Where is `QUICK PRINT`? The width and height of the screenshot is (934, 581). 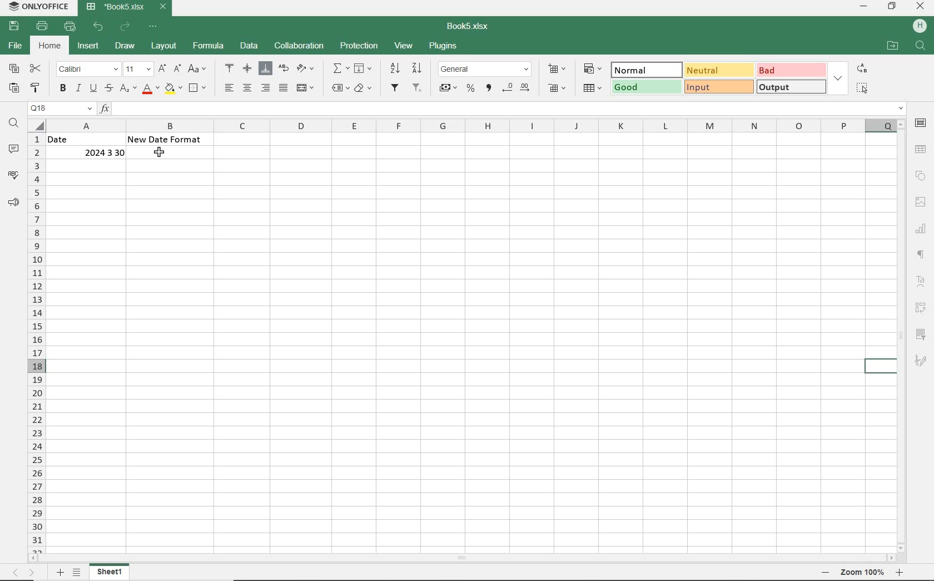
QUICK PRINT is located at coordinates (71, 26).